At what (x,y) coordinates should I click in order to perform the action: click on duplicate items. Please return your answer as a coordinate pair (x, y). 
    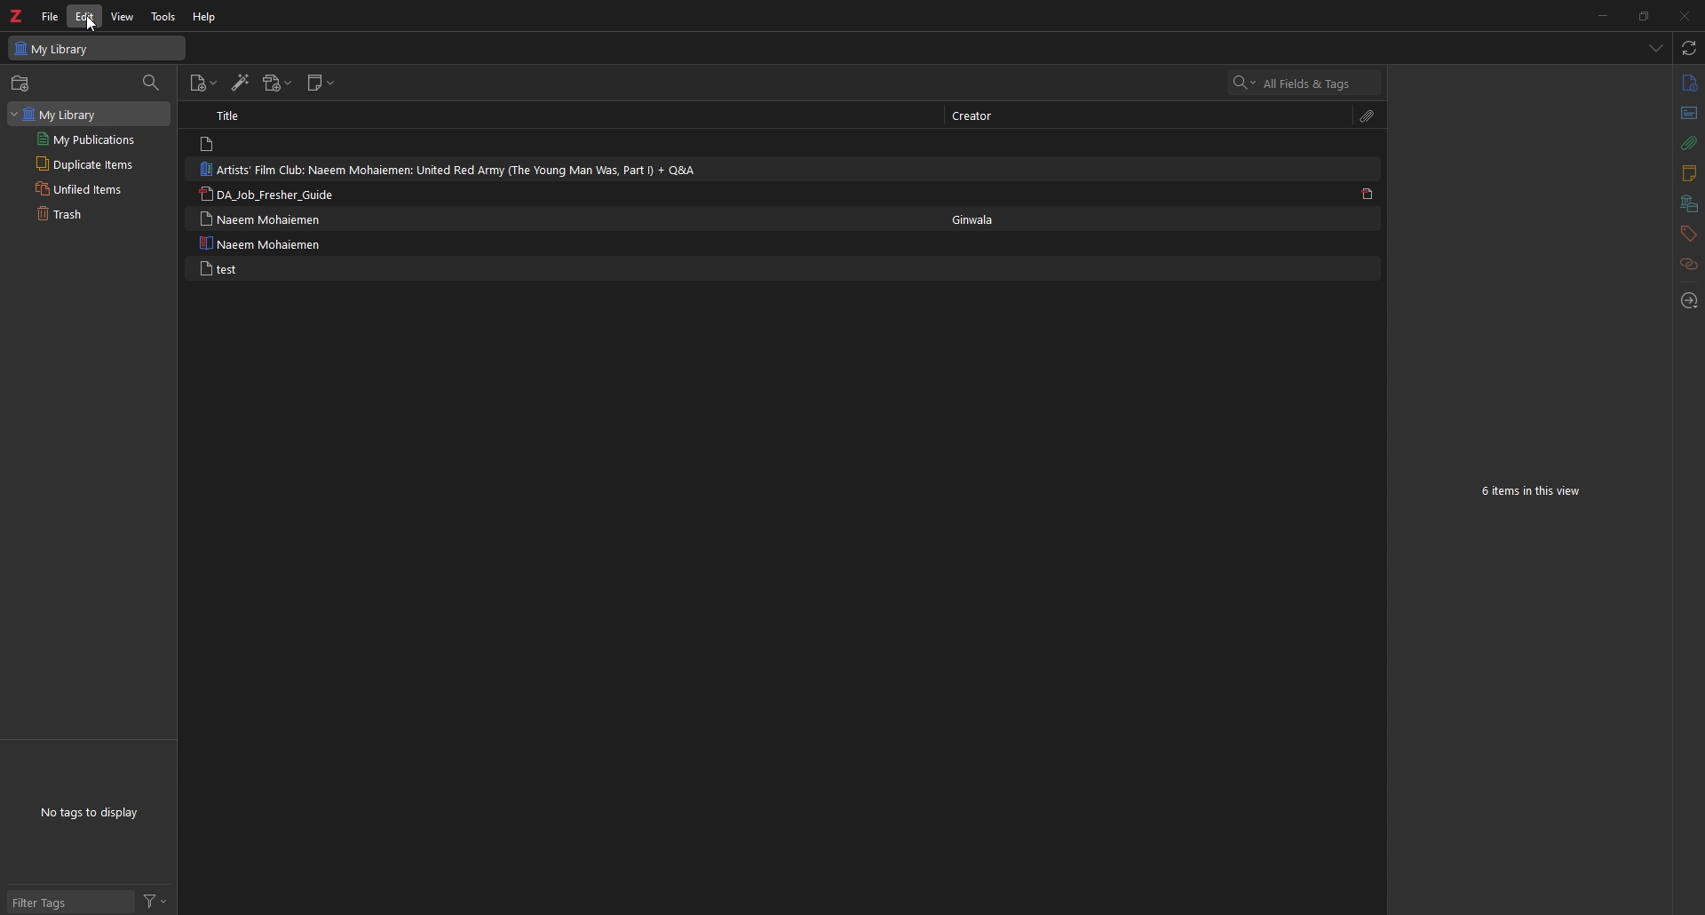
    Looking at the image, I should click on (92, 163).